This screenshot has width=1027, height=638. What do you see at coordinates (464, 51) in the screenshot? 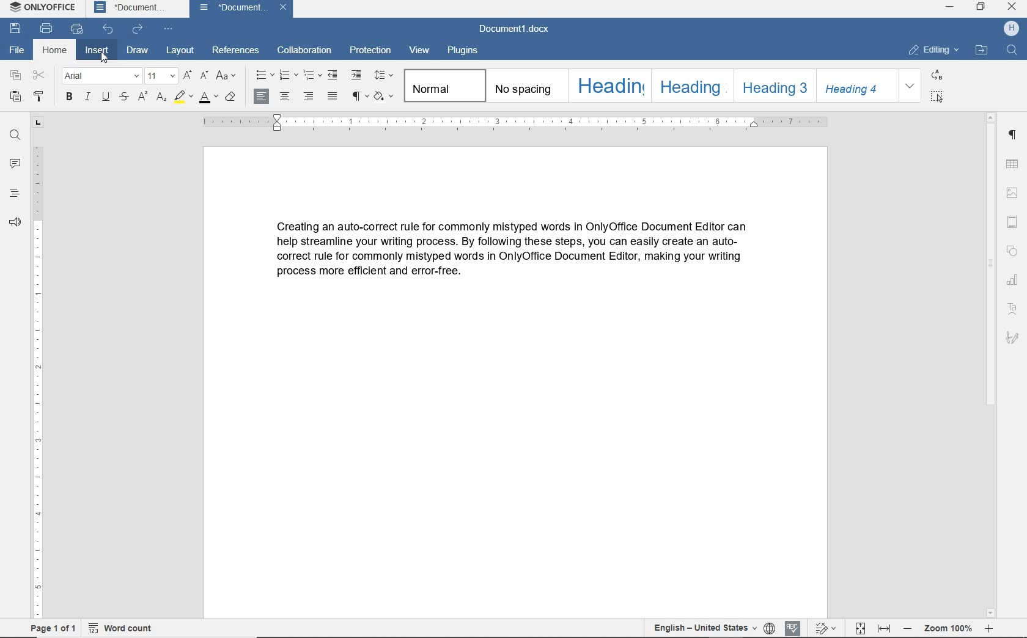
I see `plugins` at bounding box center [464, 51].